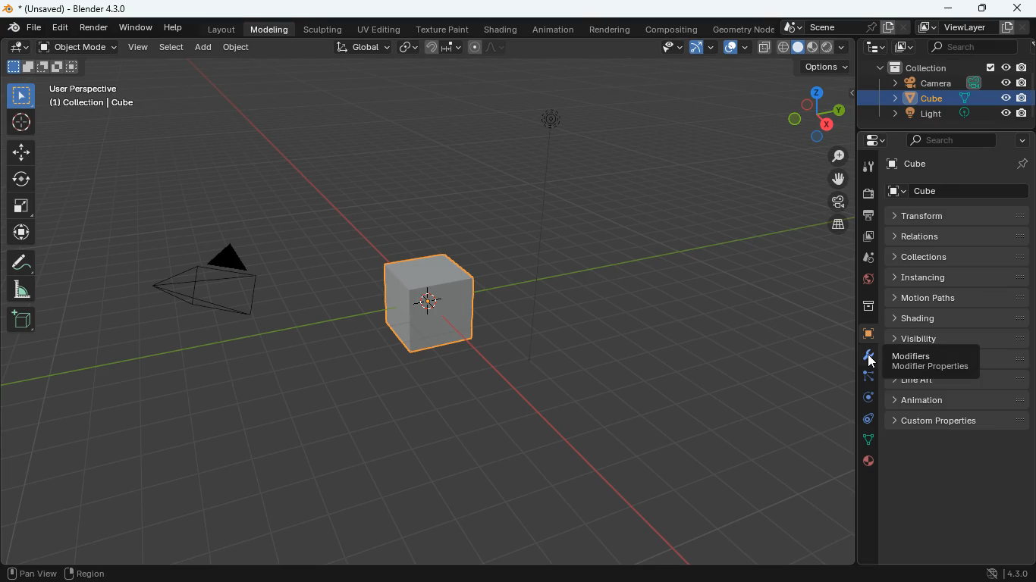 This screenshot has width=1036, height=582. Describe the element at coordinates (22, 152) in the screenshot. I see `move` at that location.